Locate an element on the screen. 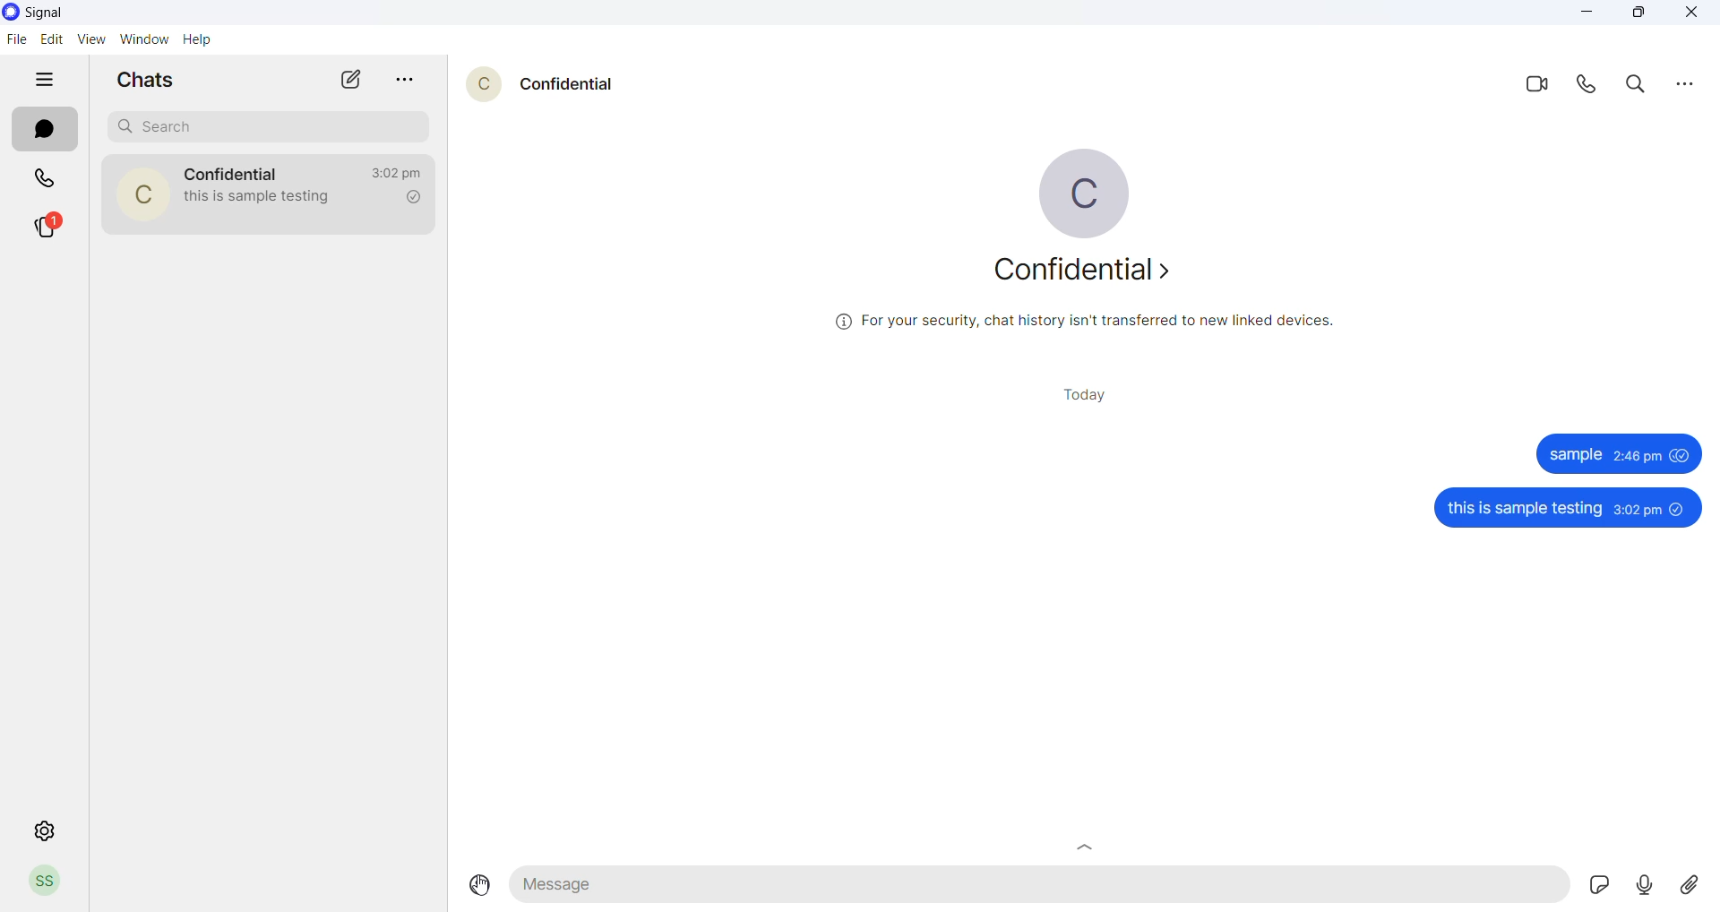 This screenshot has width=1720, height=912. more options is located at coordinates (1678, 83).